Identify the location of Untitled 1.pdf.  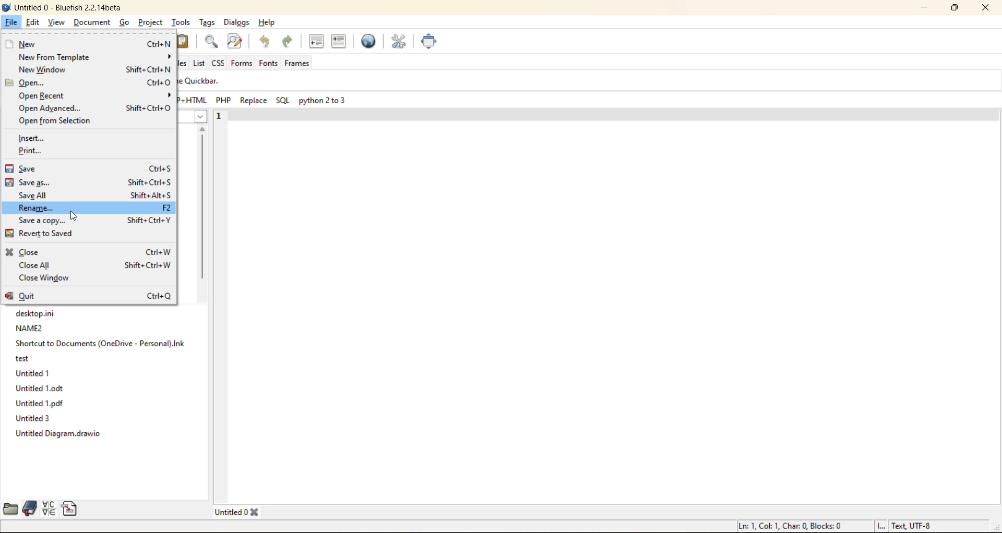
(41, 404).